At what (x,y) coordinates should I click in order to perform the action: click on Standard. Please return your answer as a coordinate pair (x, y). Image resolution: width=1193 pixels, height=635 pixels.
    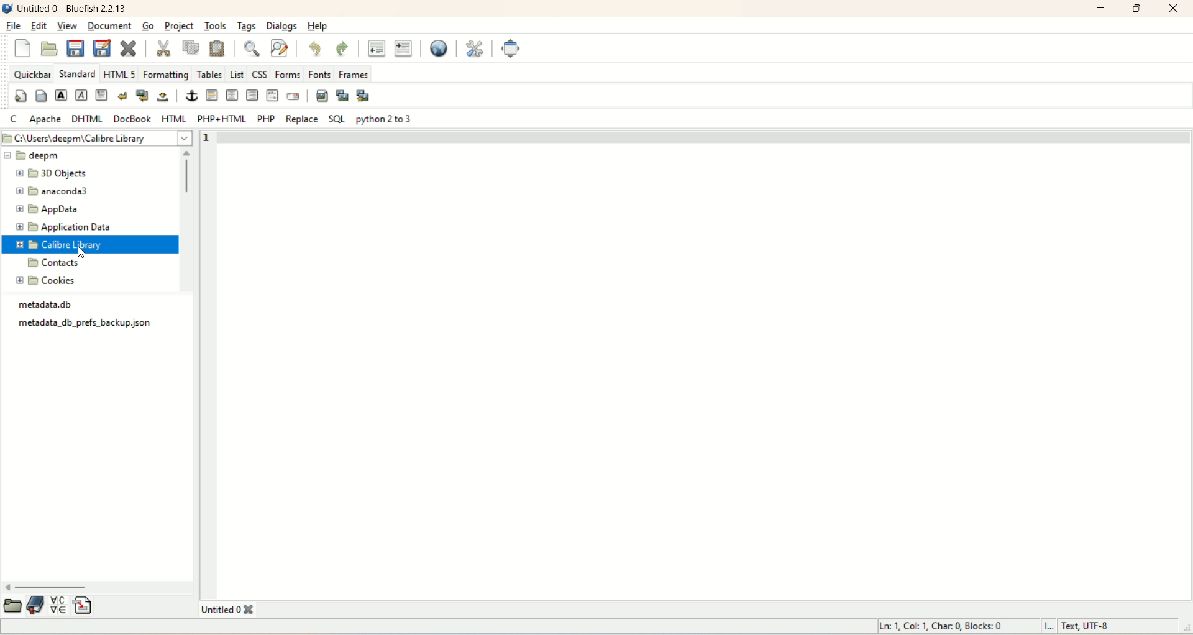
    Looking at the image, I should click on (76, 73).